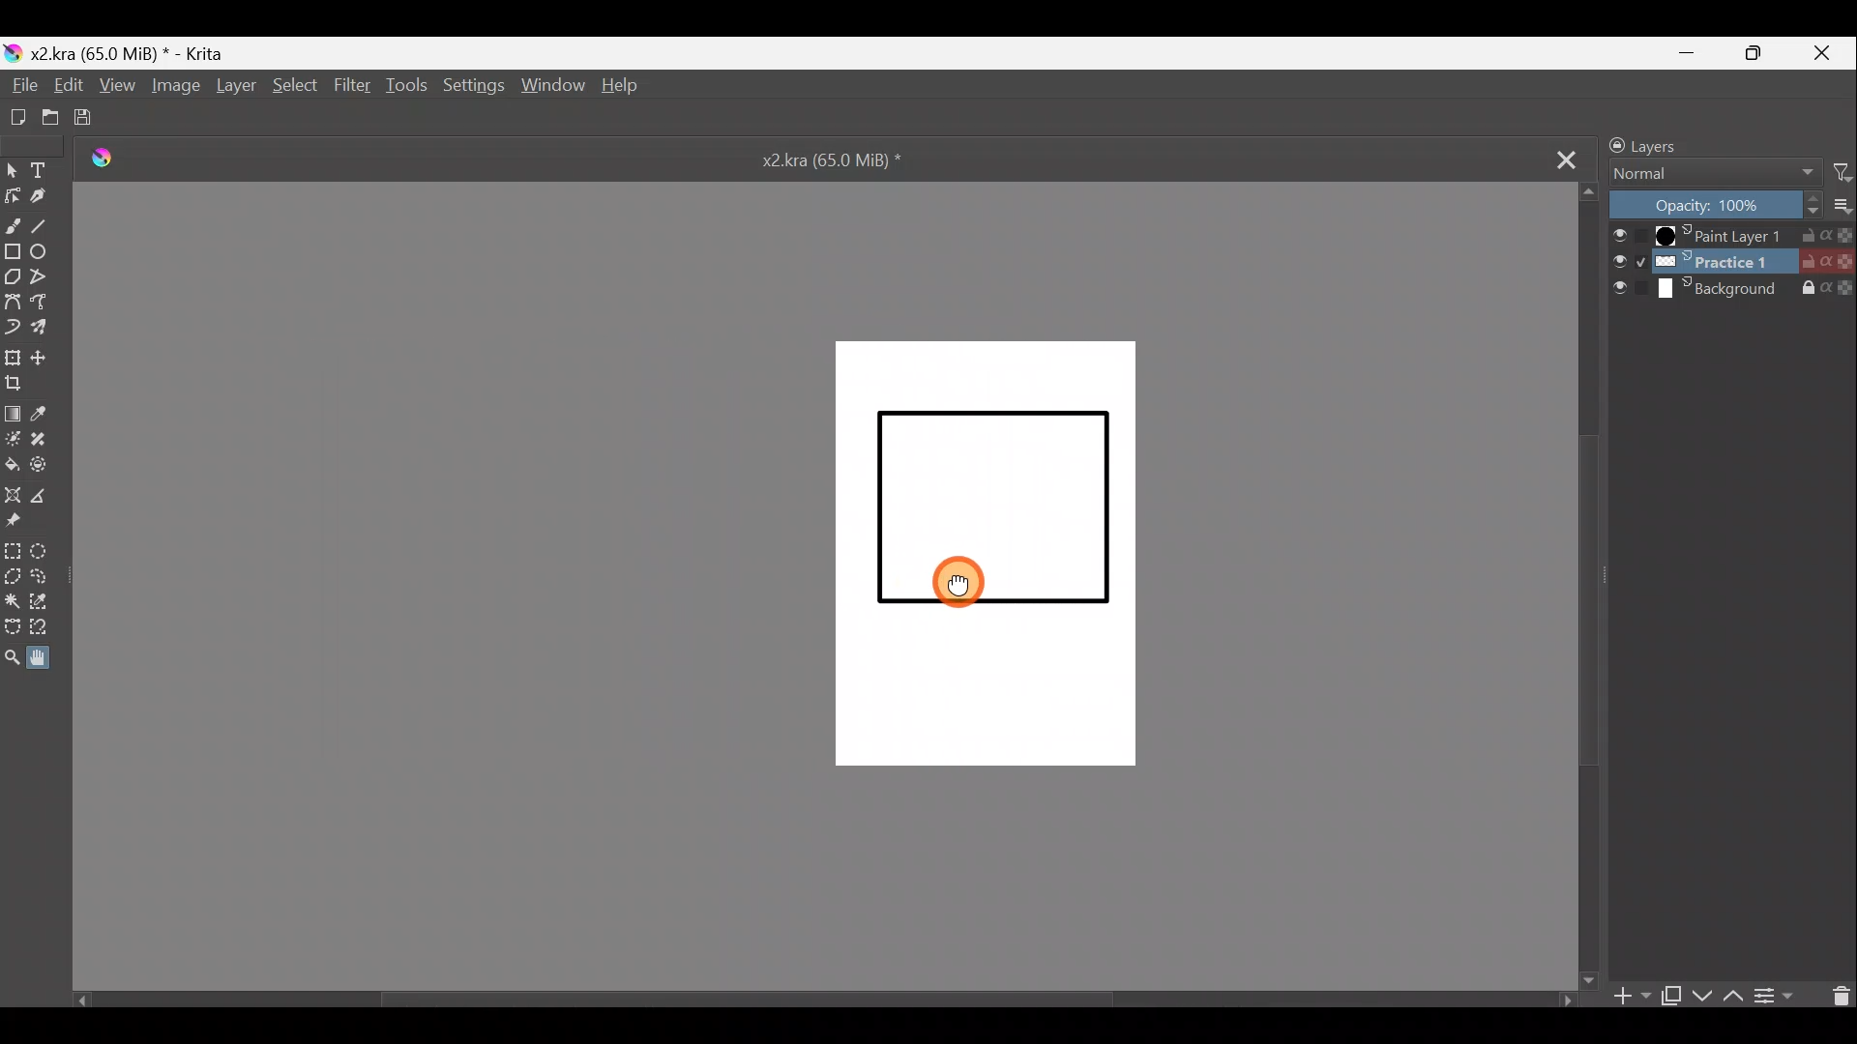 The height and width of the screenshot is (1044, 1857). Describe the element at coordinates (55, 628) in the screenshot. I see `Magnetic curve selection tool` at that location.